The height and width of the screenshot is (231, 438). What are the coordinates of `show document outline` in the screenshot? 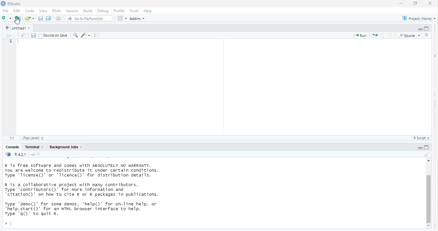 It's located at (426, 35).